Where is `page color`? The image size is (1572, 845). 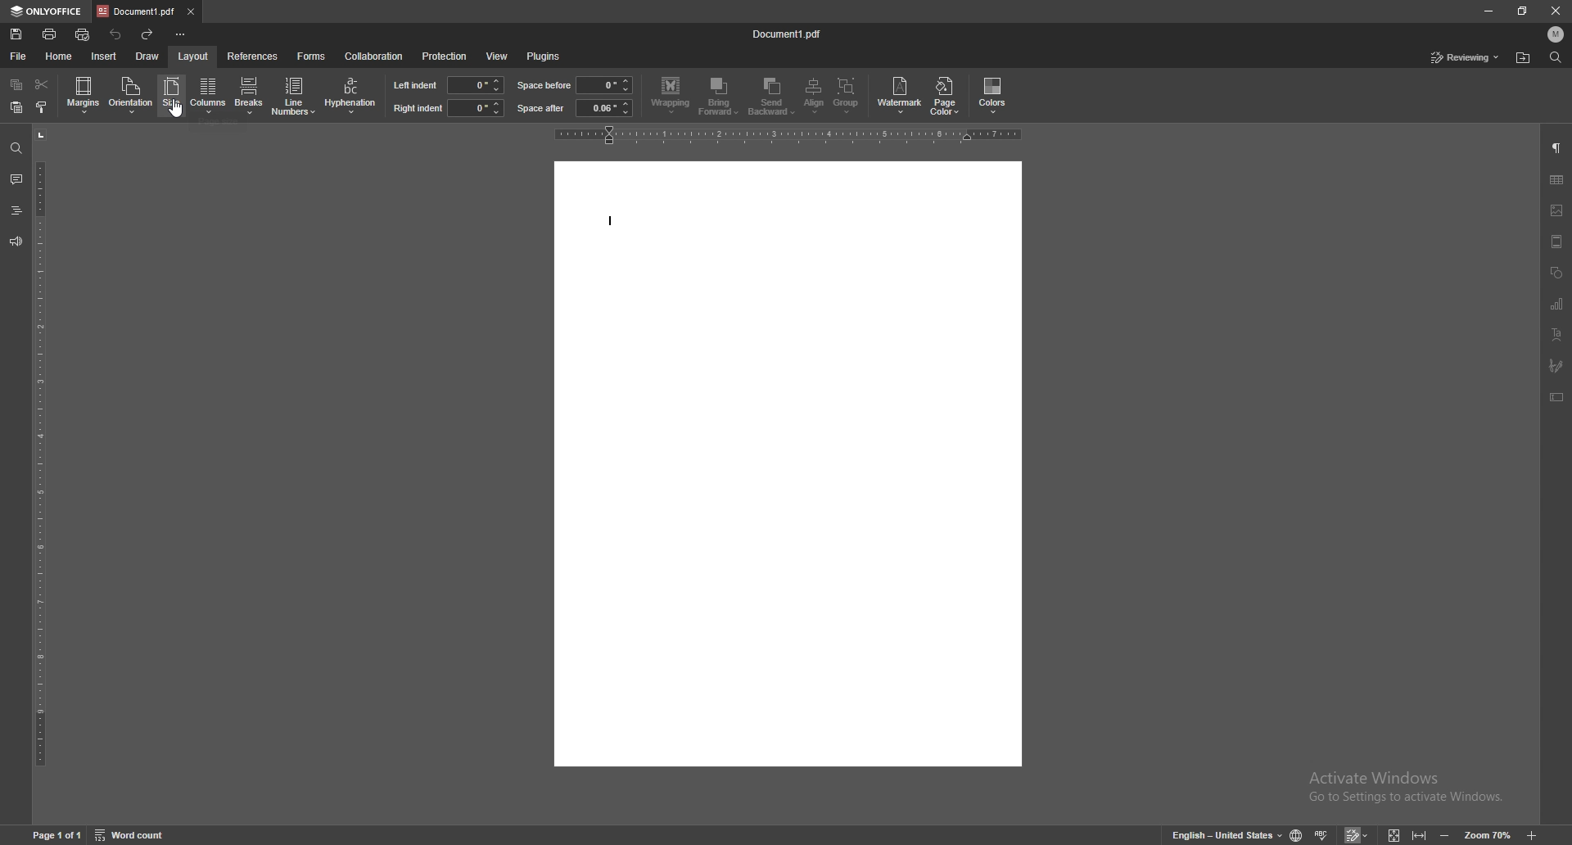 page color is located at coordinates (947, 95).